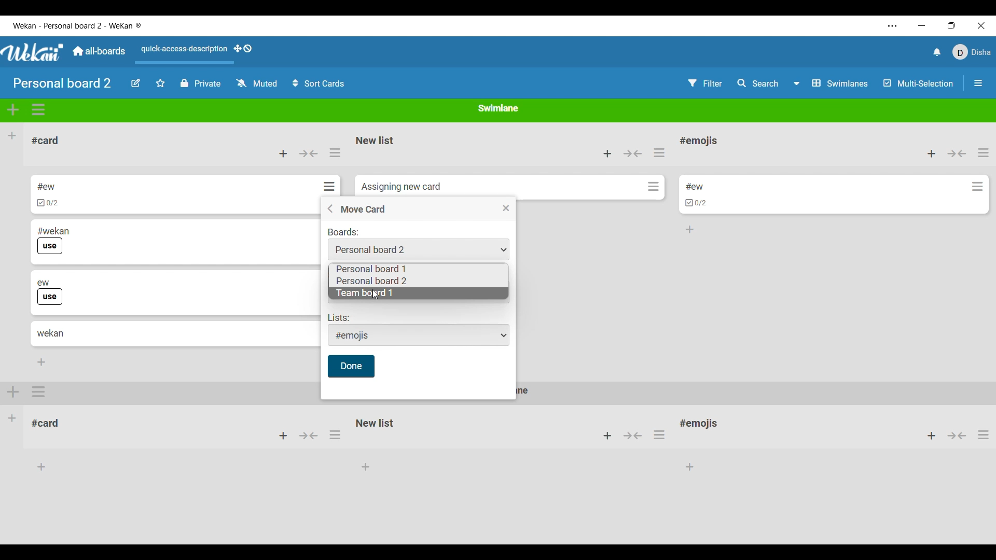 Image resolution: width=996 pixels, height=560 pixels. I want to click on Indicates list options, so click(338, 317).